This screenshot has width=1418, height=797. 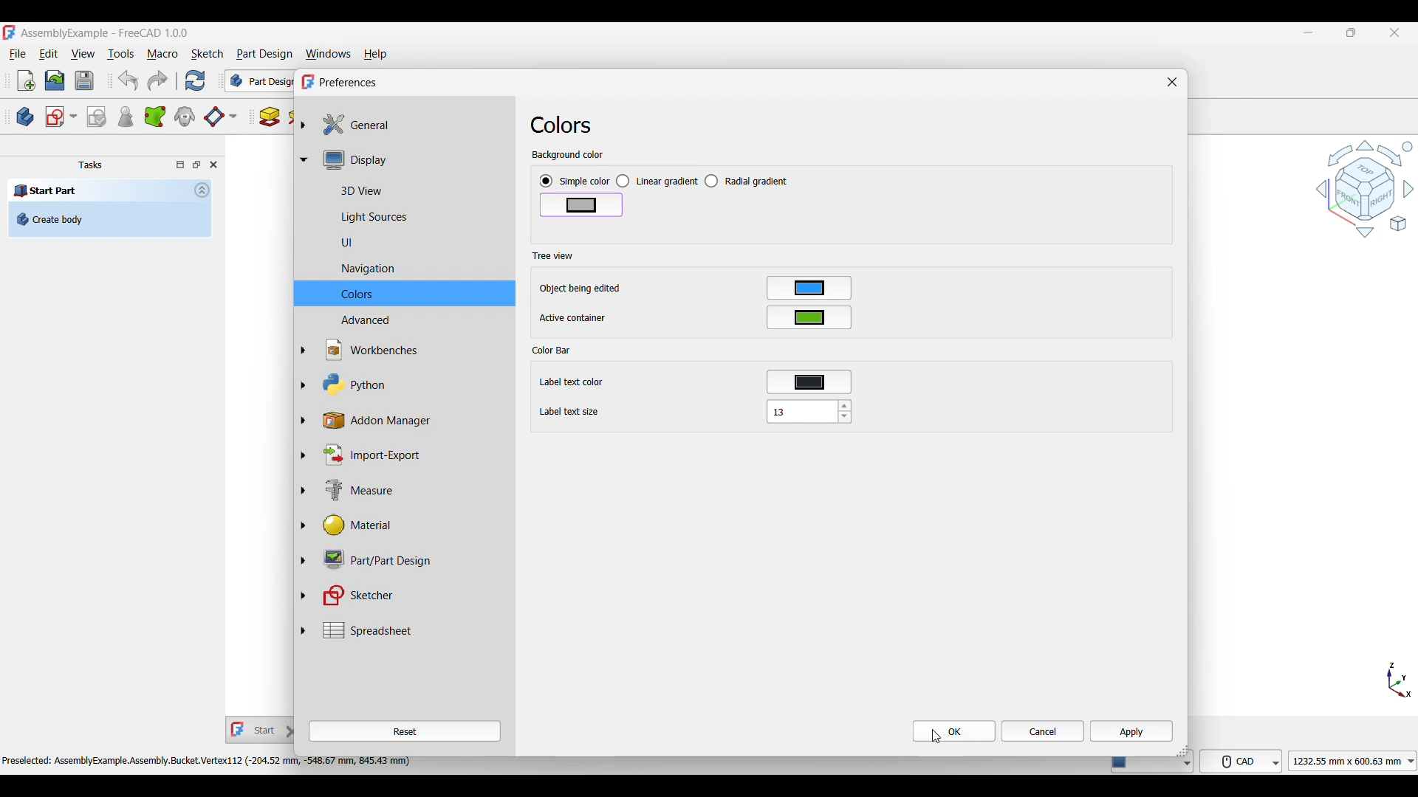 I want to click on 3D View, so click(x=412, y=189).